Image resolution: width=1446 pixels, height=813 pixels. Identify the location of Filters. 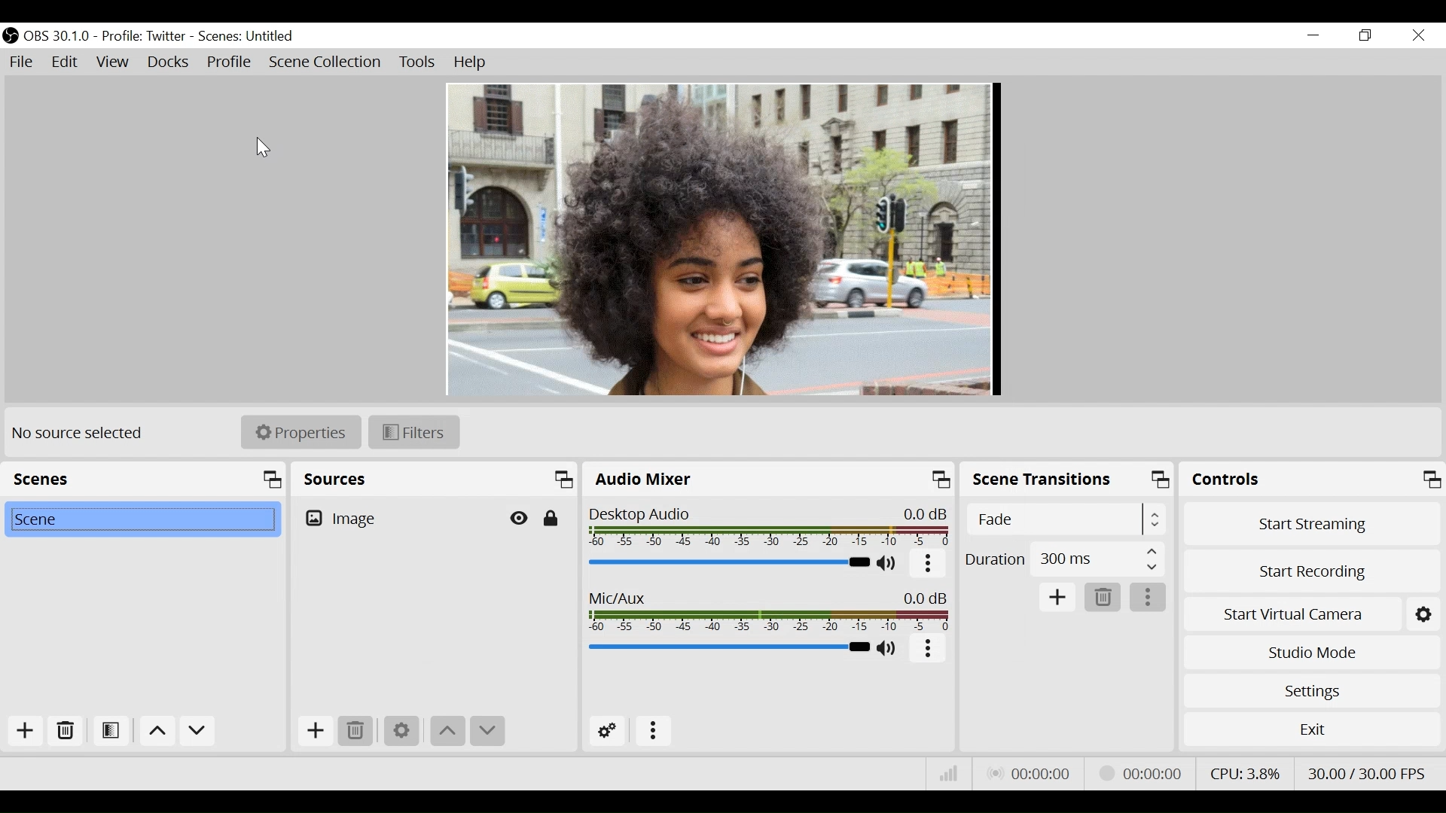
(415, 433).